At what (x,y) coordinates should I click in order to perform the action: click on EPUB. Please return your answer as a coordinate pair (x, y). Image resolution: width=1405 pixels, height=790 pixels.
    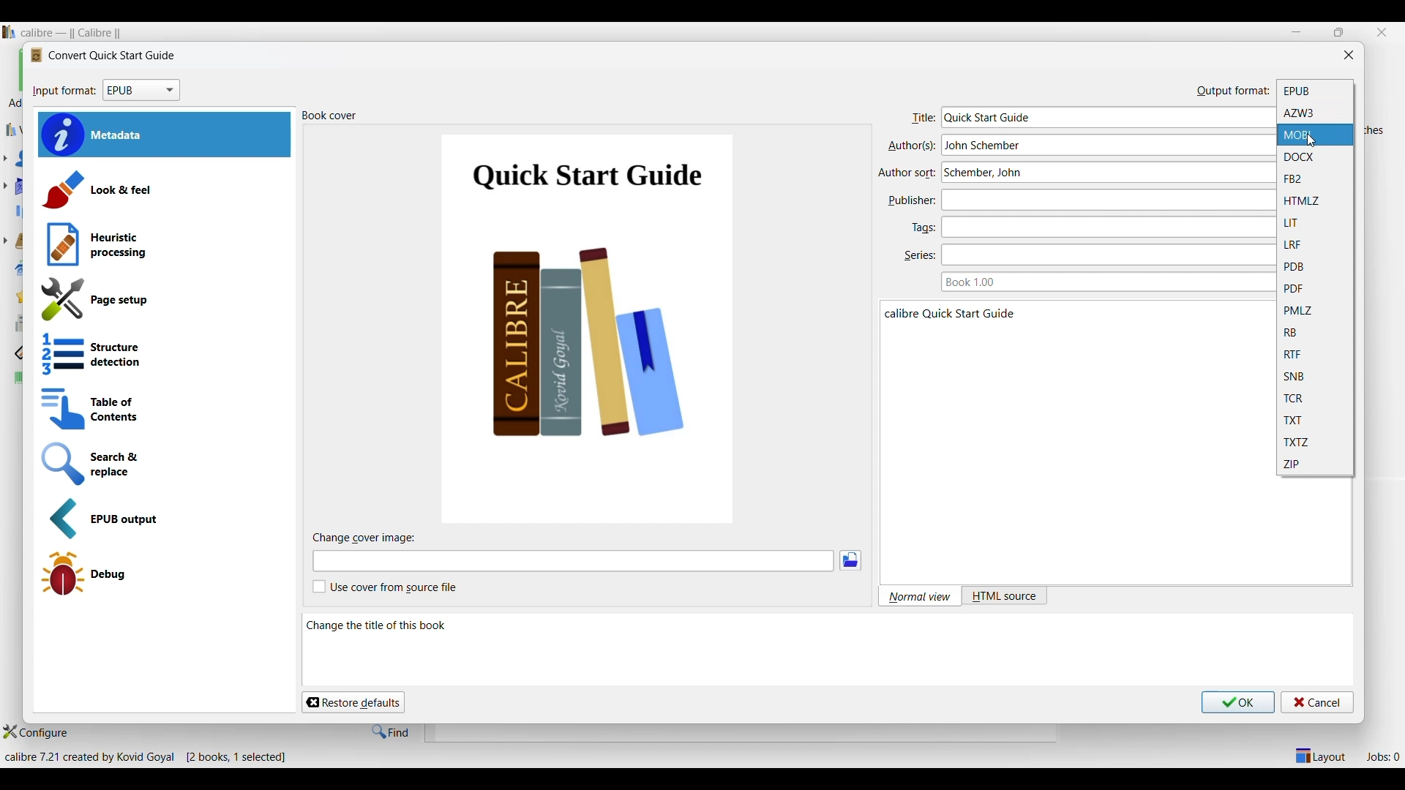
    Looking at the image, I should click on (1315, 90).